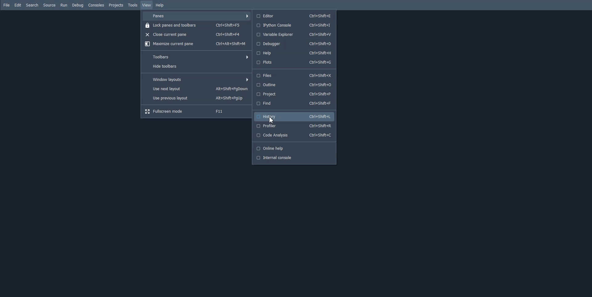  What do you see at coordinates (293, 85) in the screenshot?
I see `Outline` at bounding box center [293, 85].